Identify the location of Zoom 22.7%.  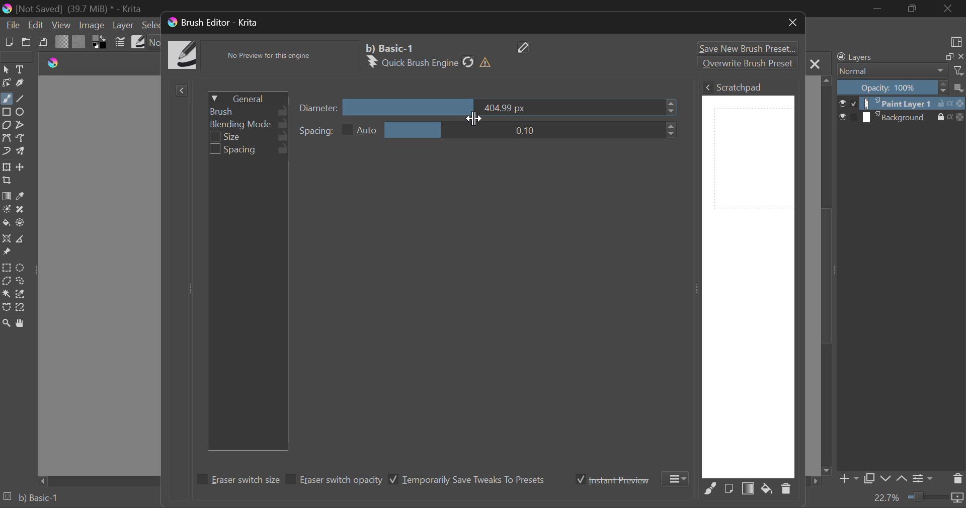
(917, 498).